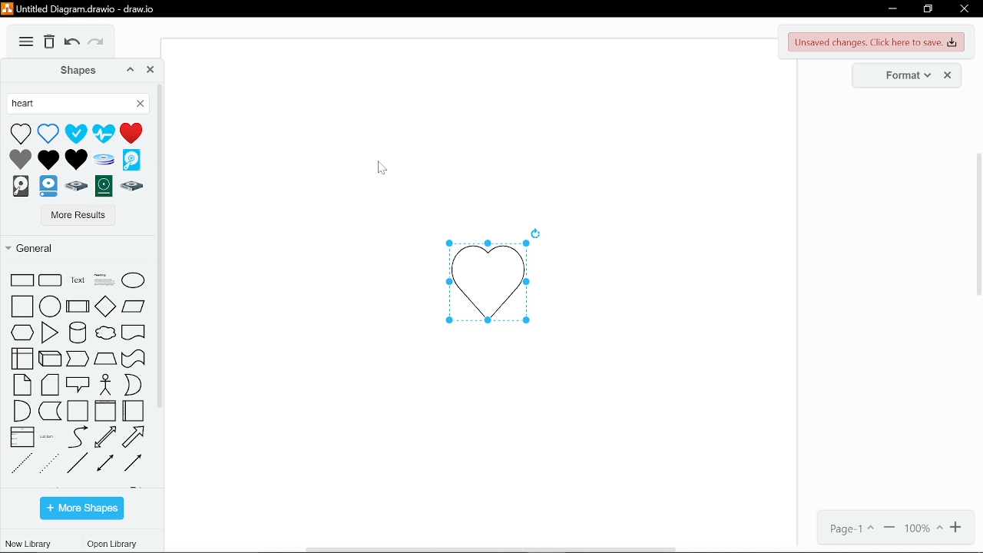  I want to click on heart 2, so click(76, 159).